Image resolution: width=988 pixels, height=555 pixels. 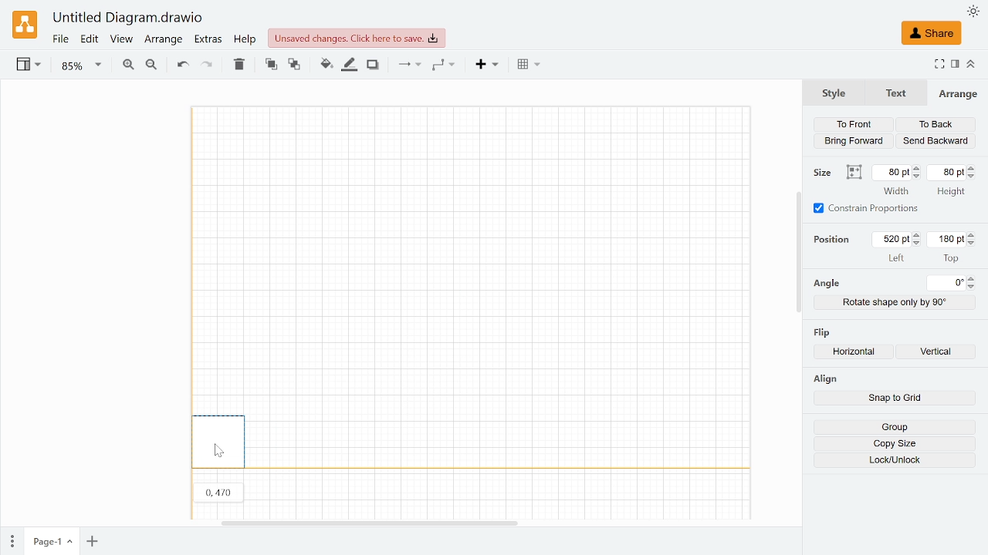 What do you see at coordinates (973, 234) in the screenshot?
I see `Increase top` at bounding box center [973, 234].